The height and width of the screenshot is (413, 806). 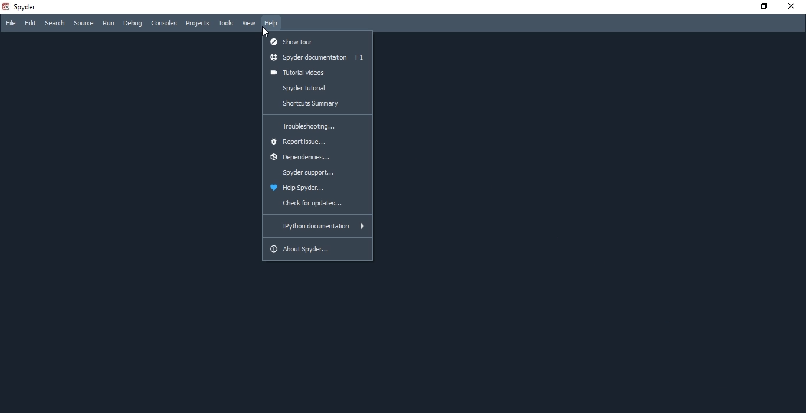 What do you see at coordinates (317, 171) in the screenshot?
I see `spyder support` at bounding box center [317, 171].